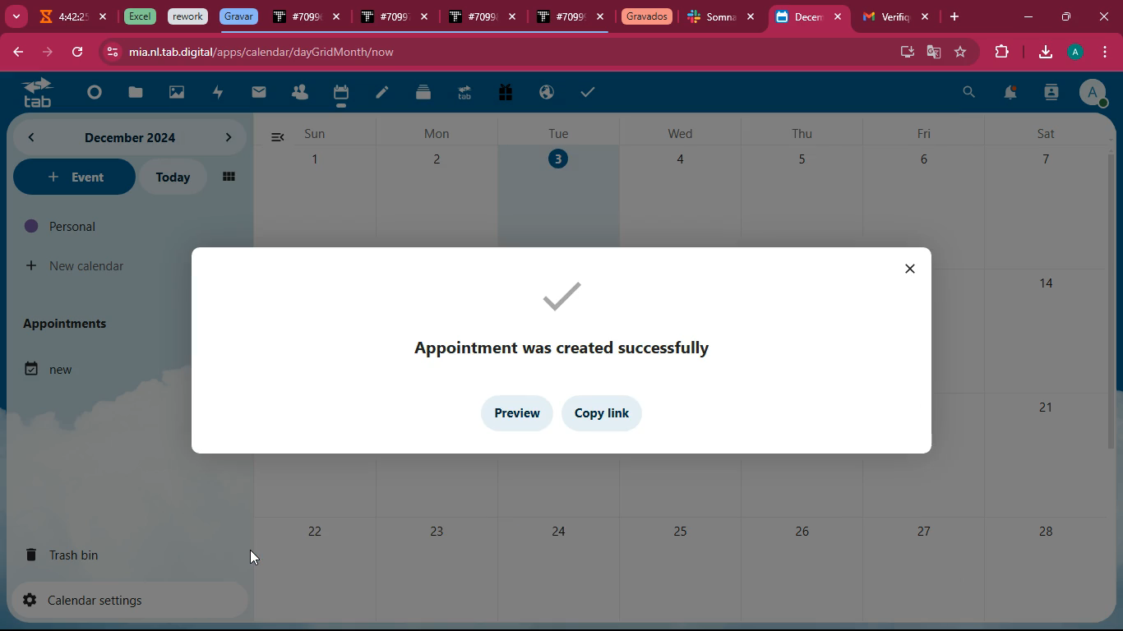 This screenshot has height=631, width=1123. Describe the element at coordinates (516, 415) in the screenshot. I see `preview ` at that location.